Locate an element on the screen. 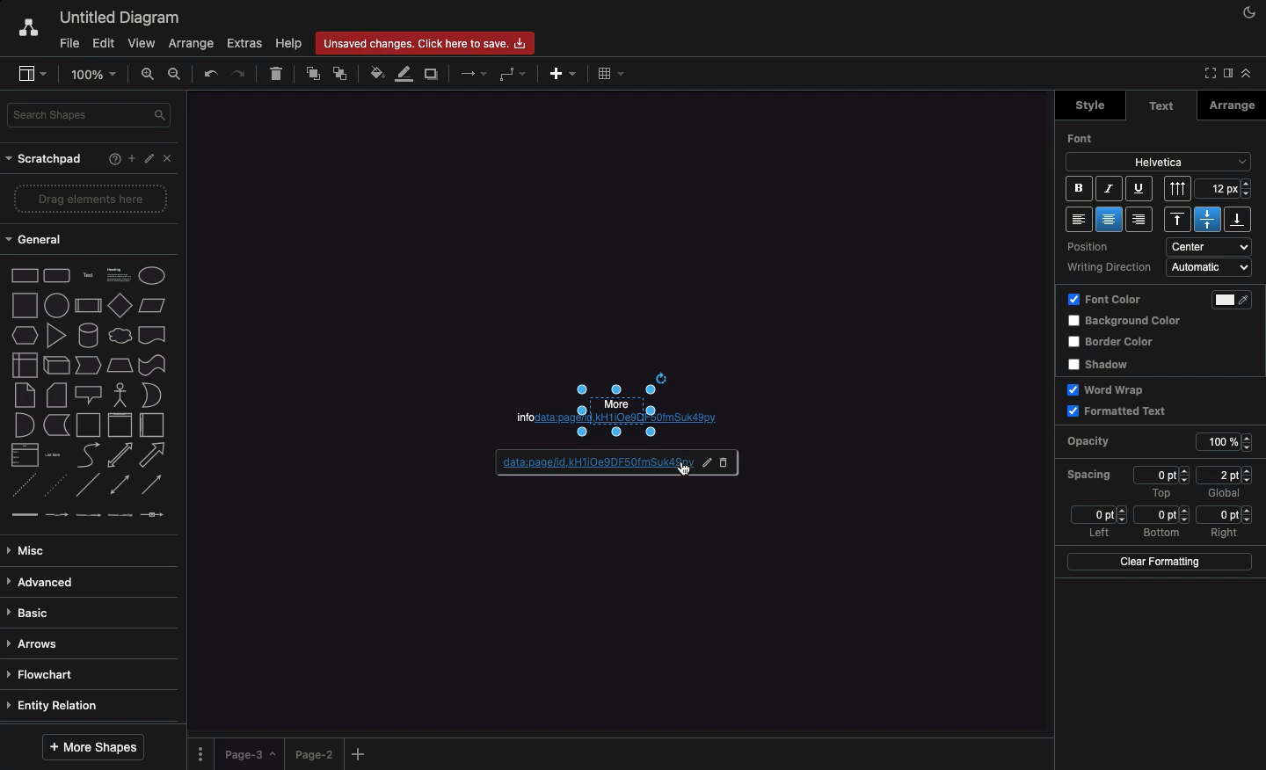  Extras is located at coordinates (245, 43).